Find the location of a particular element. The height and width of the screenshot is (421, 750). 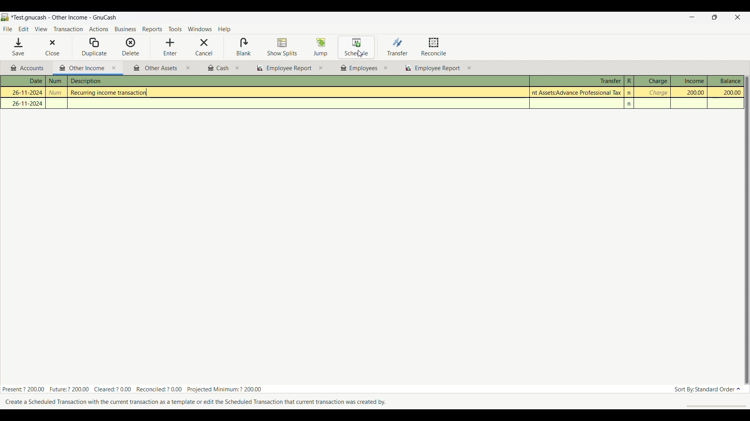

Actions menu is located at coordinates (98, 30).